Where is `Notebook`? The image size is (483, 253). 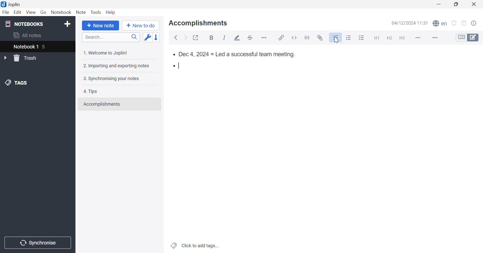
Notebook is located at coordinates (61, 12).